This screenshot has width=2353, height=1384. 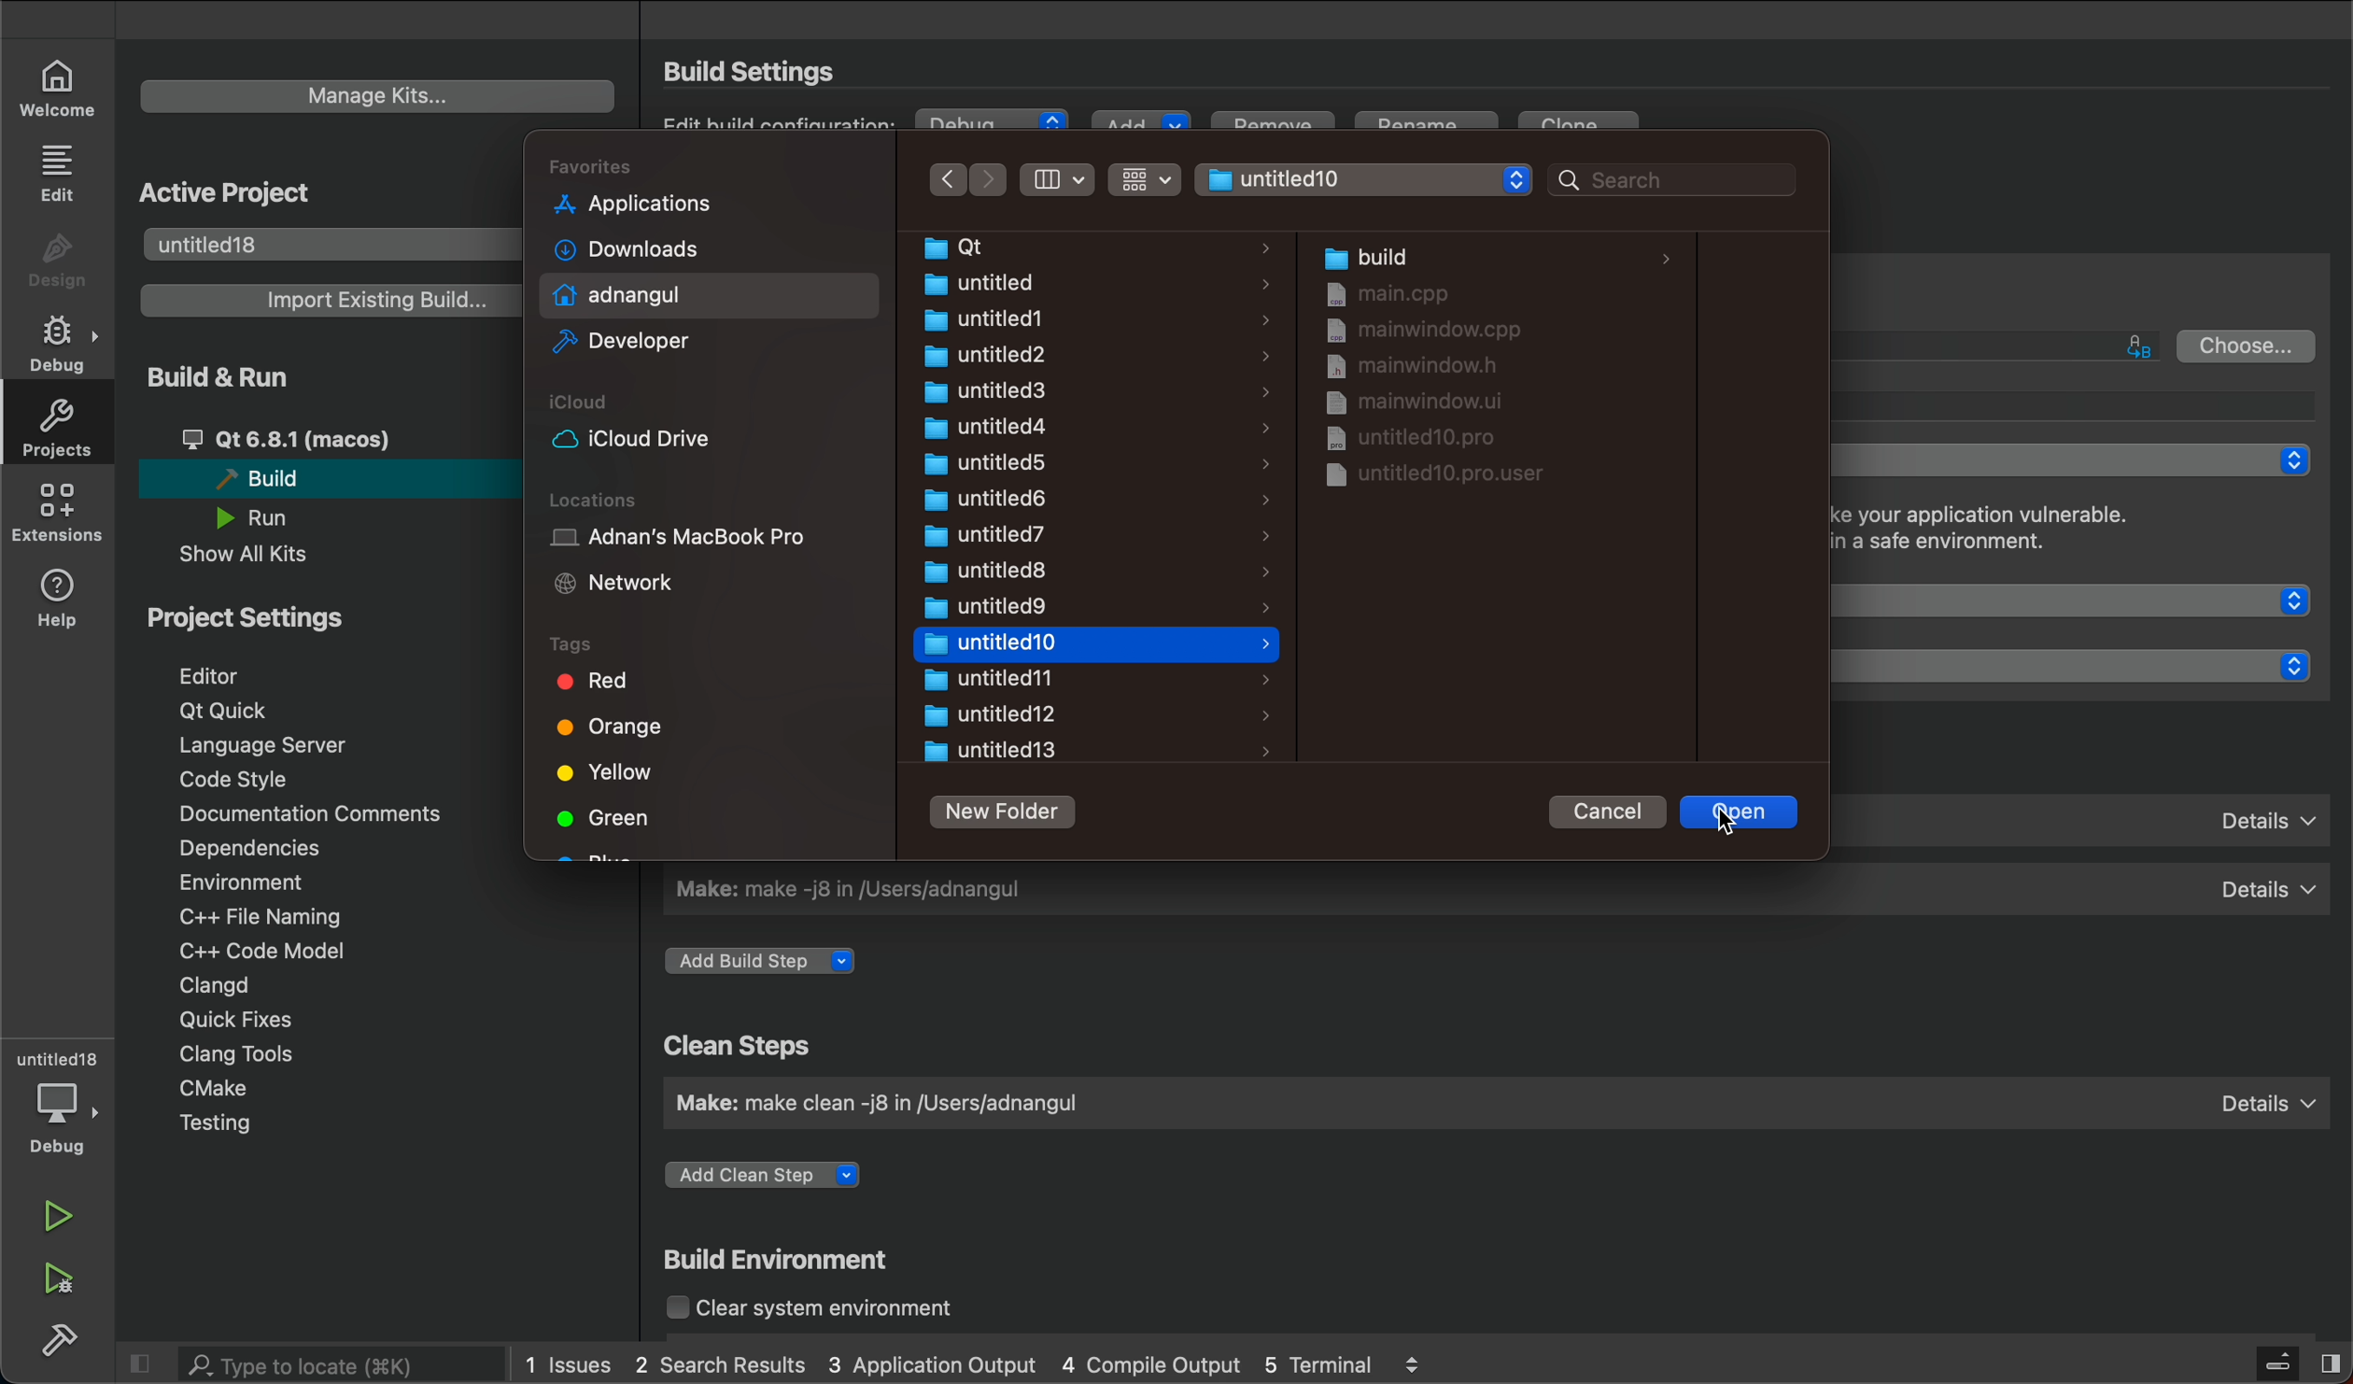 What do you see at coordinates (560, 1361) in the screenshot?
I see `1 Issues` at bounding box center [560, 1361].